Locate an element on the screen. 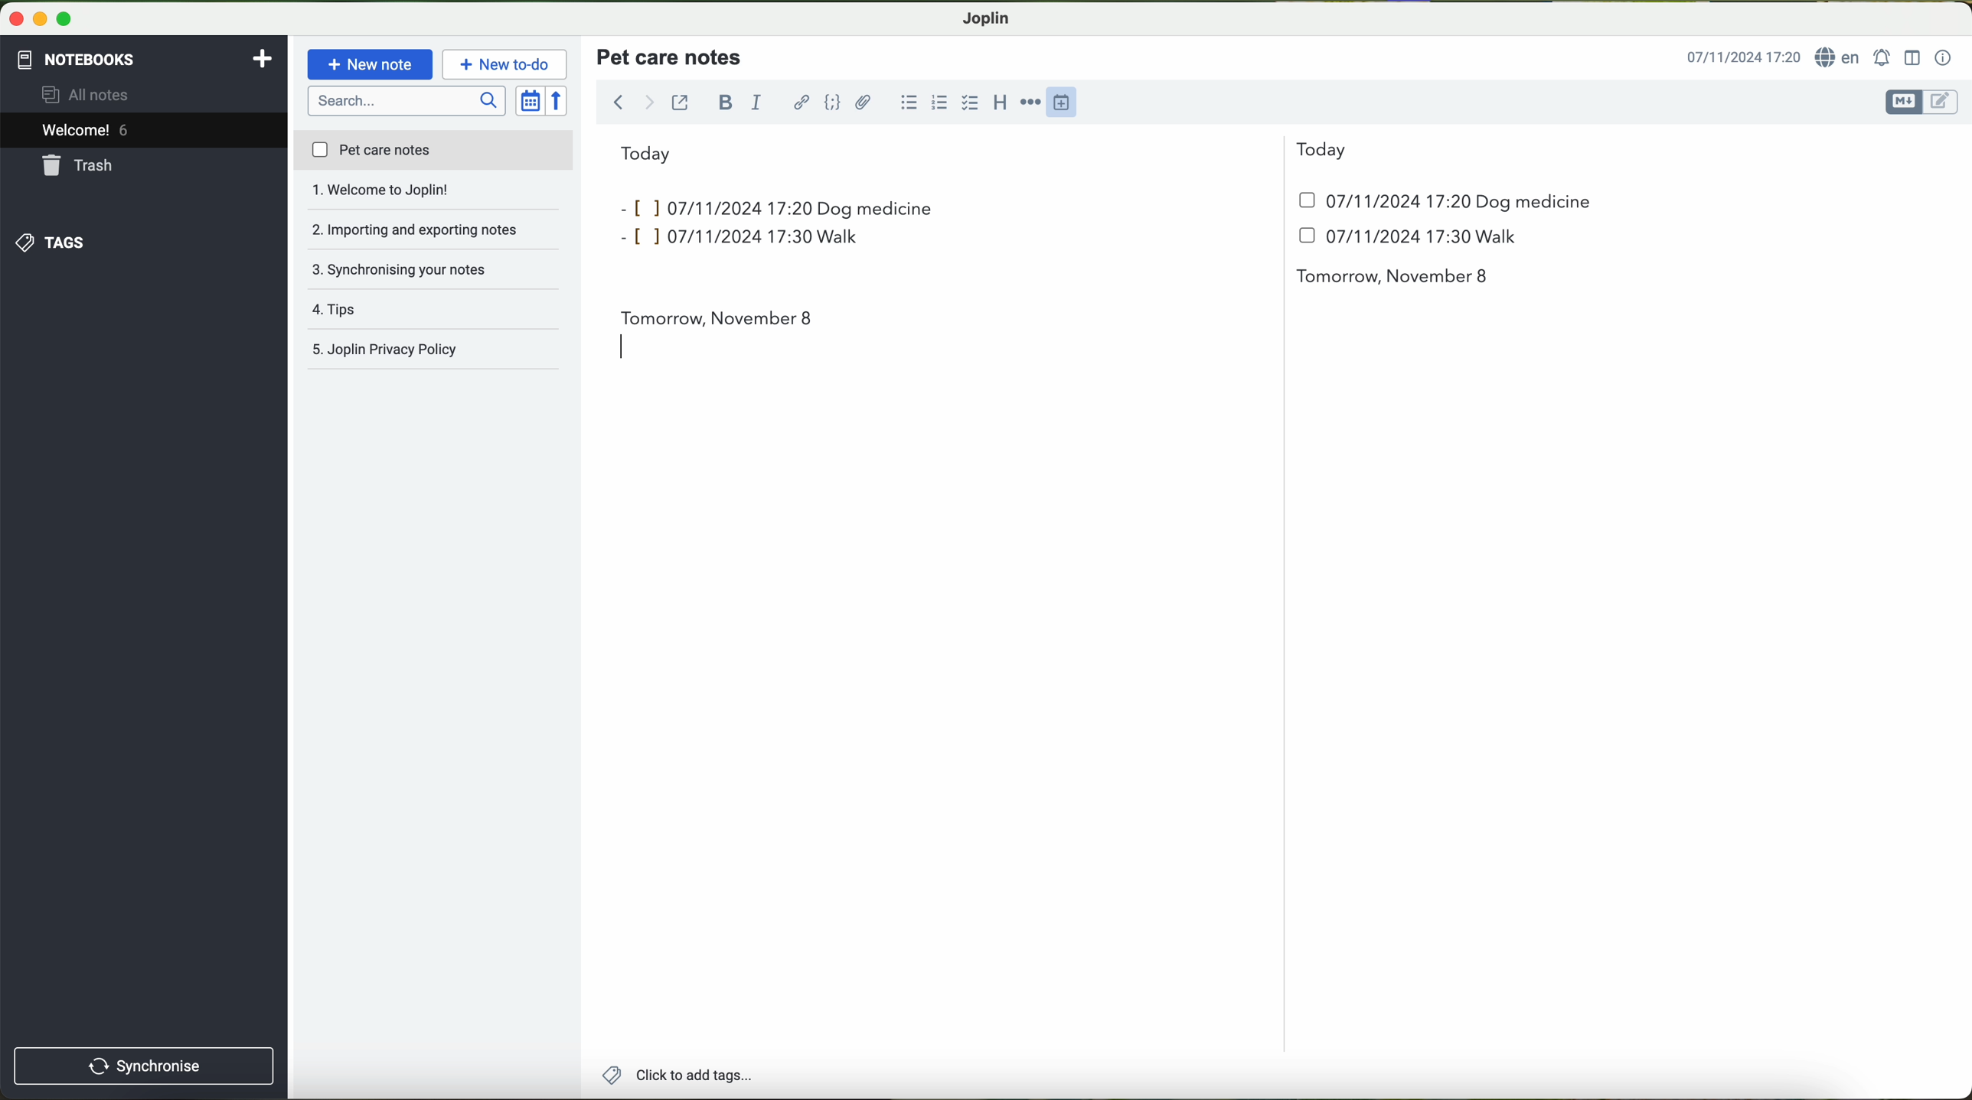 The height and width of the screenshot is (1100, 1972). tomorrow is located at coordinates (717, 314).